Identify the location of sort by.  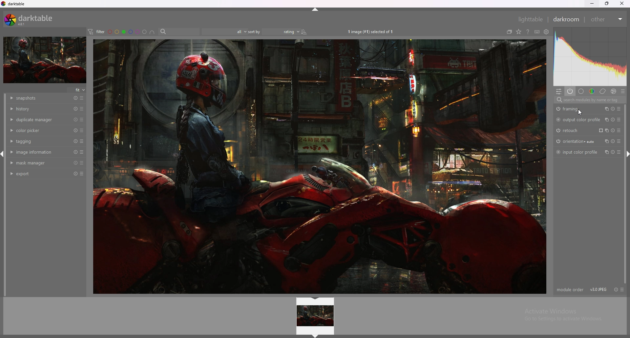
(254, 31).